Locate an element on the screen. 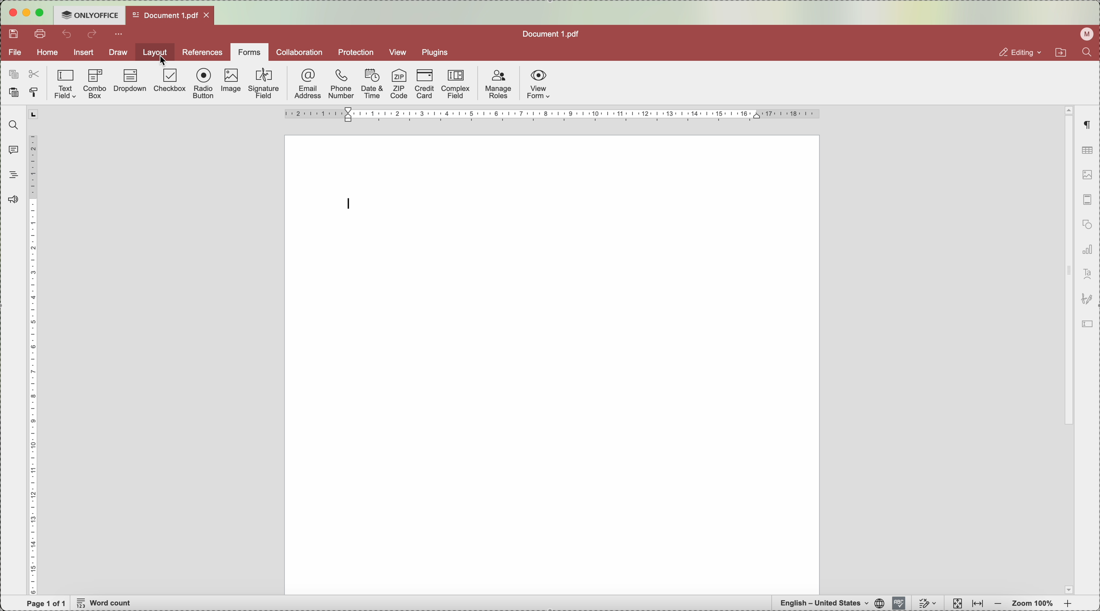  find is located at coordinates (1090, 54).